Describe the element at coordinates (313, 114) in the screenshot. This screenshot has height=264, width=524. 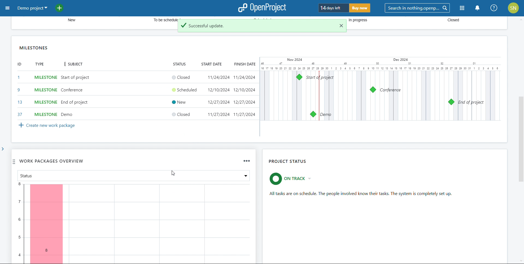
I see `milestone 37` at that location.